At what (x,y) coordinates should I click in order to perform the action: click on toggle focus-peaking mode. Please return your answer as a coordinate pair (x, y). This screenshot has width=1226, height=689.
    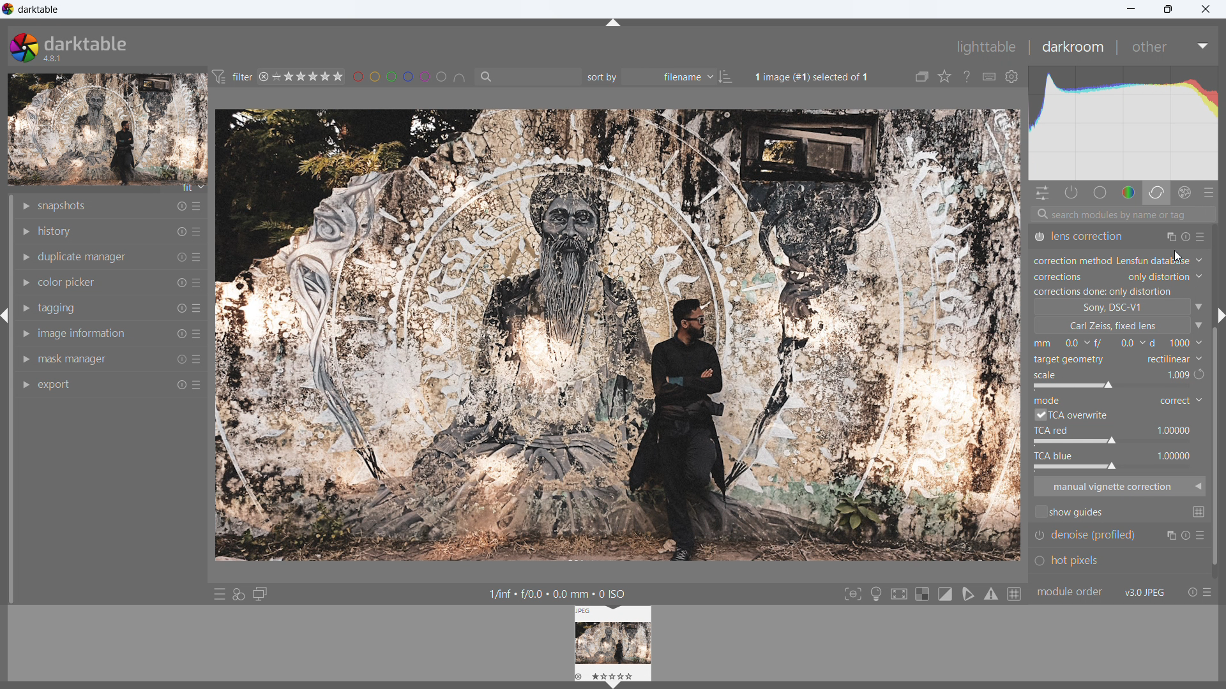
    Looking at the image, I should click on (852, 594).